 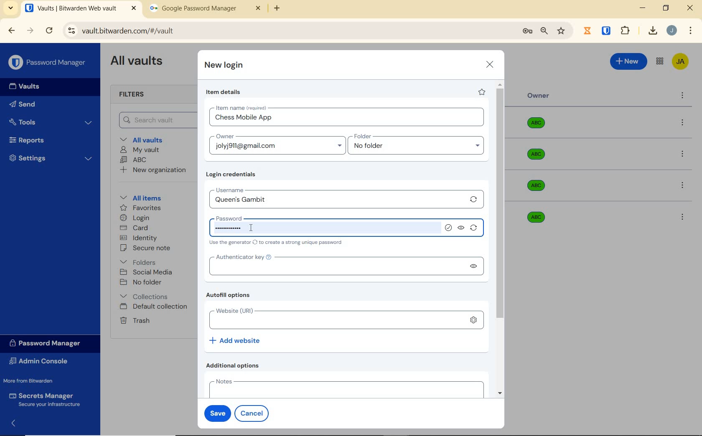 I want to click on manage passwords, so click(x=527, y=31).